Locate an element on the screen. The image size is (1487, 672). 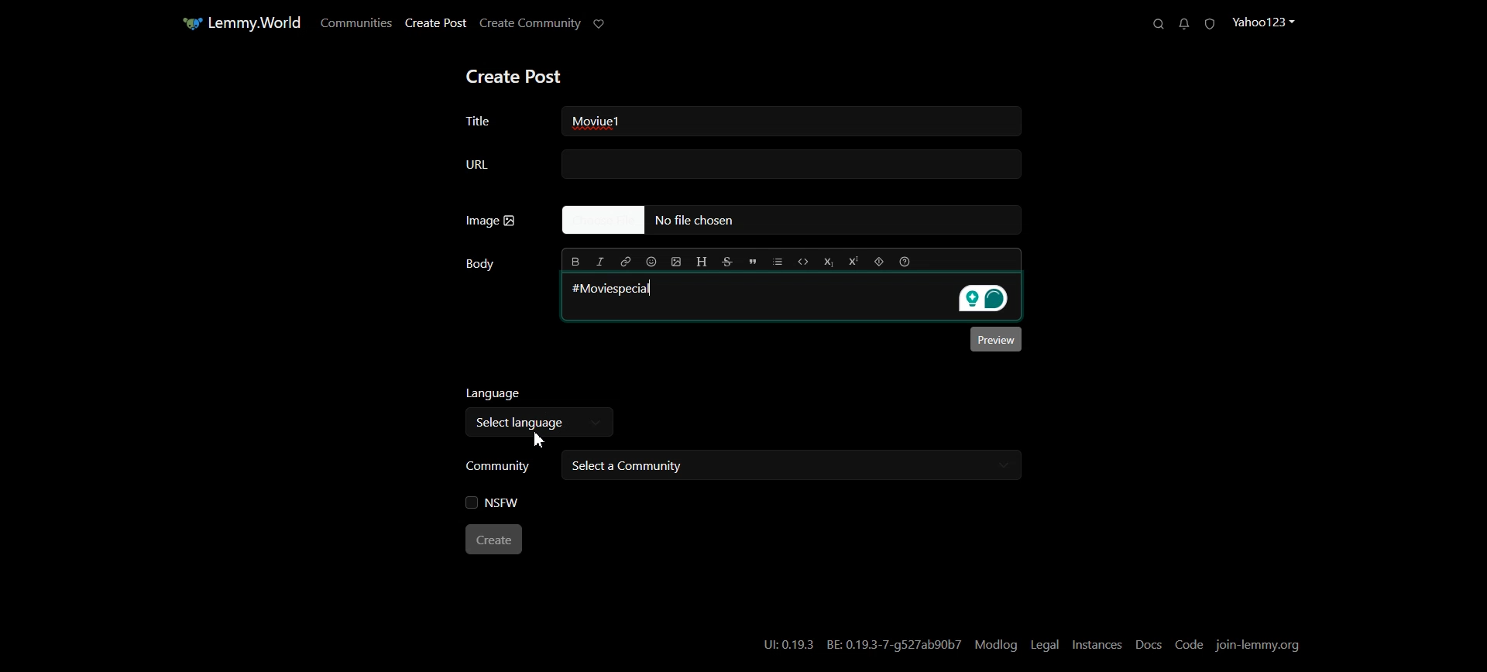
Legal is located at coordinates (1044, 644).